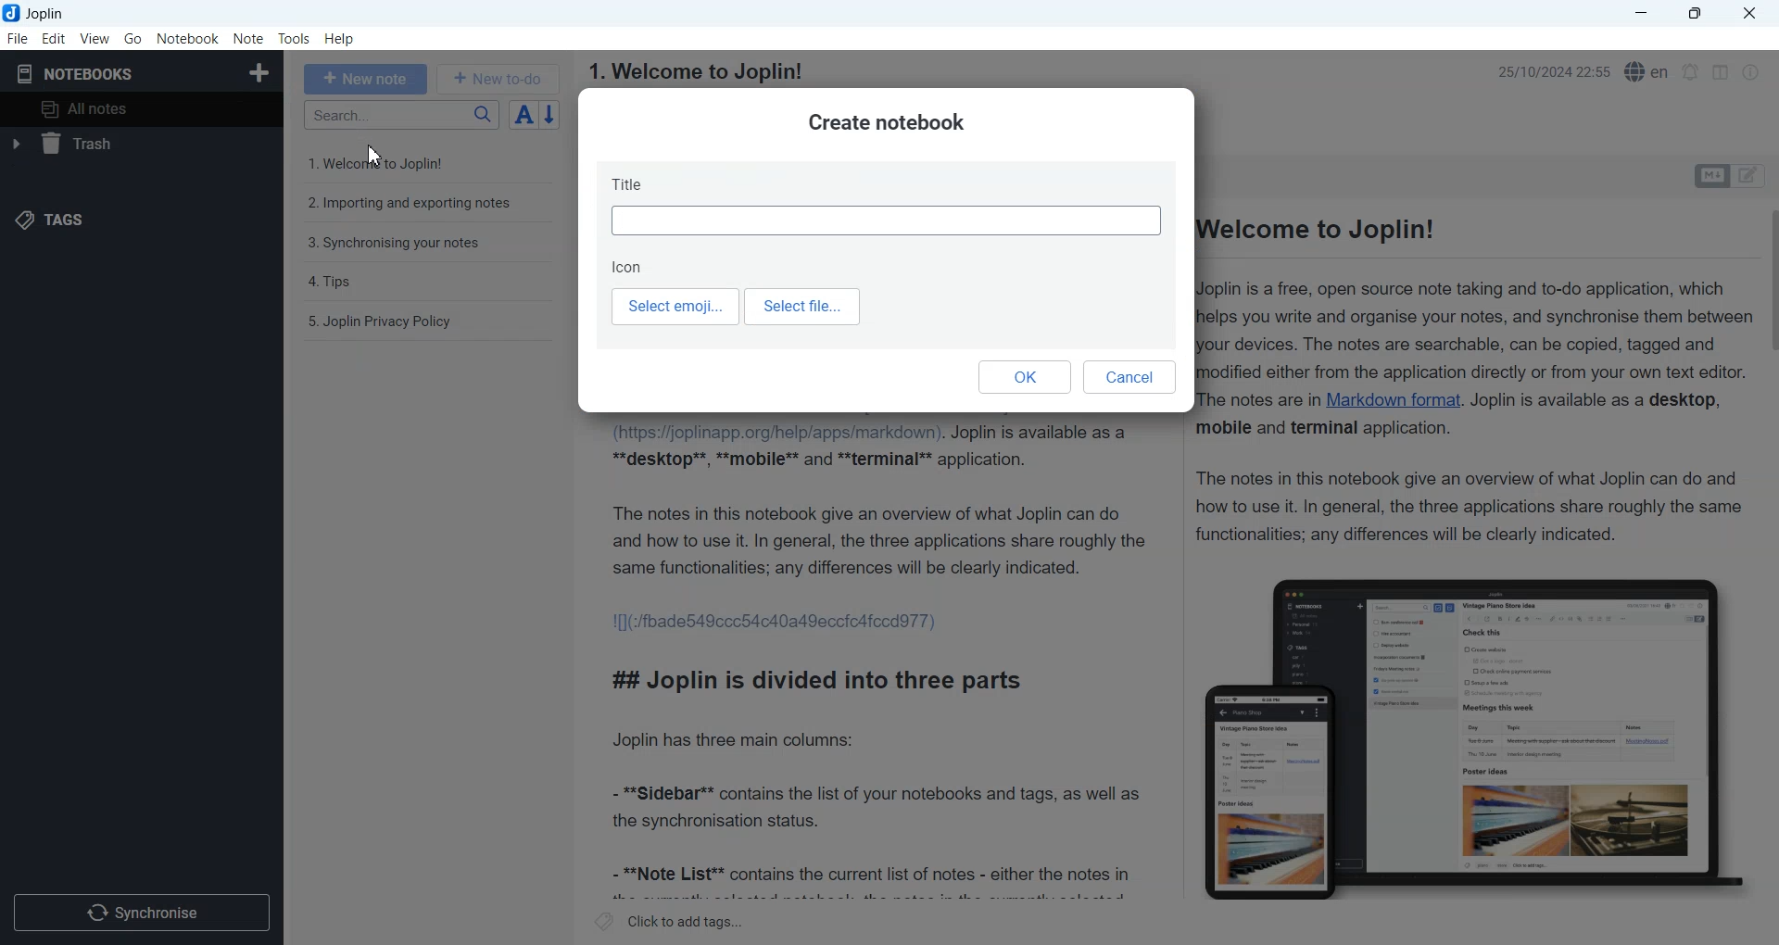 Image resolution: width=1779 pixels, height=945 pixels. I want to click on Tags, so click(48, 220).